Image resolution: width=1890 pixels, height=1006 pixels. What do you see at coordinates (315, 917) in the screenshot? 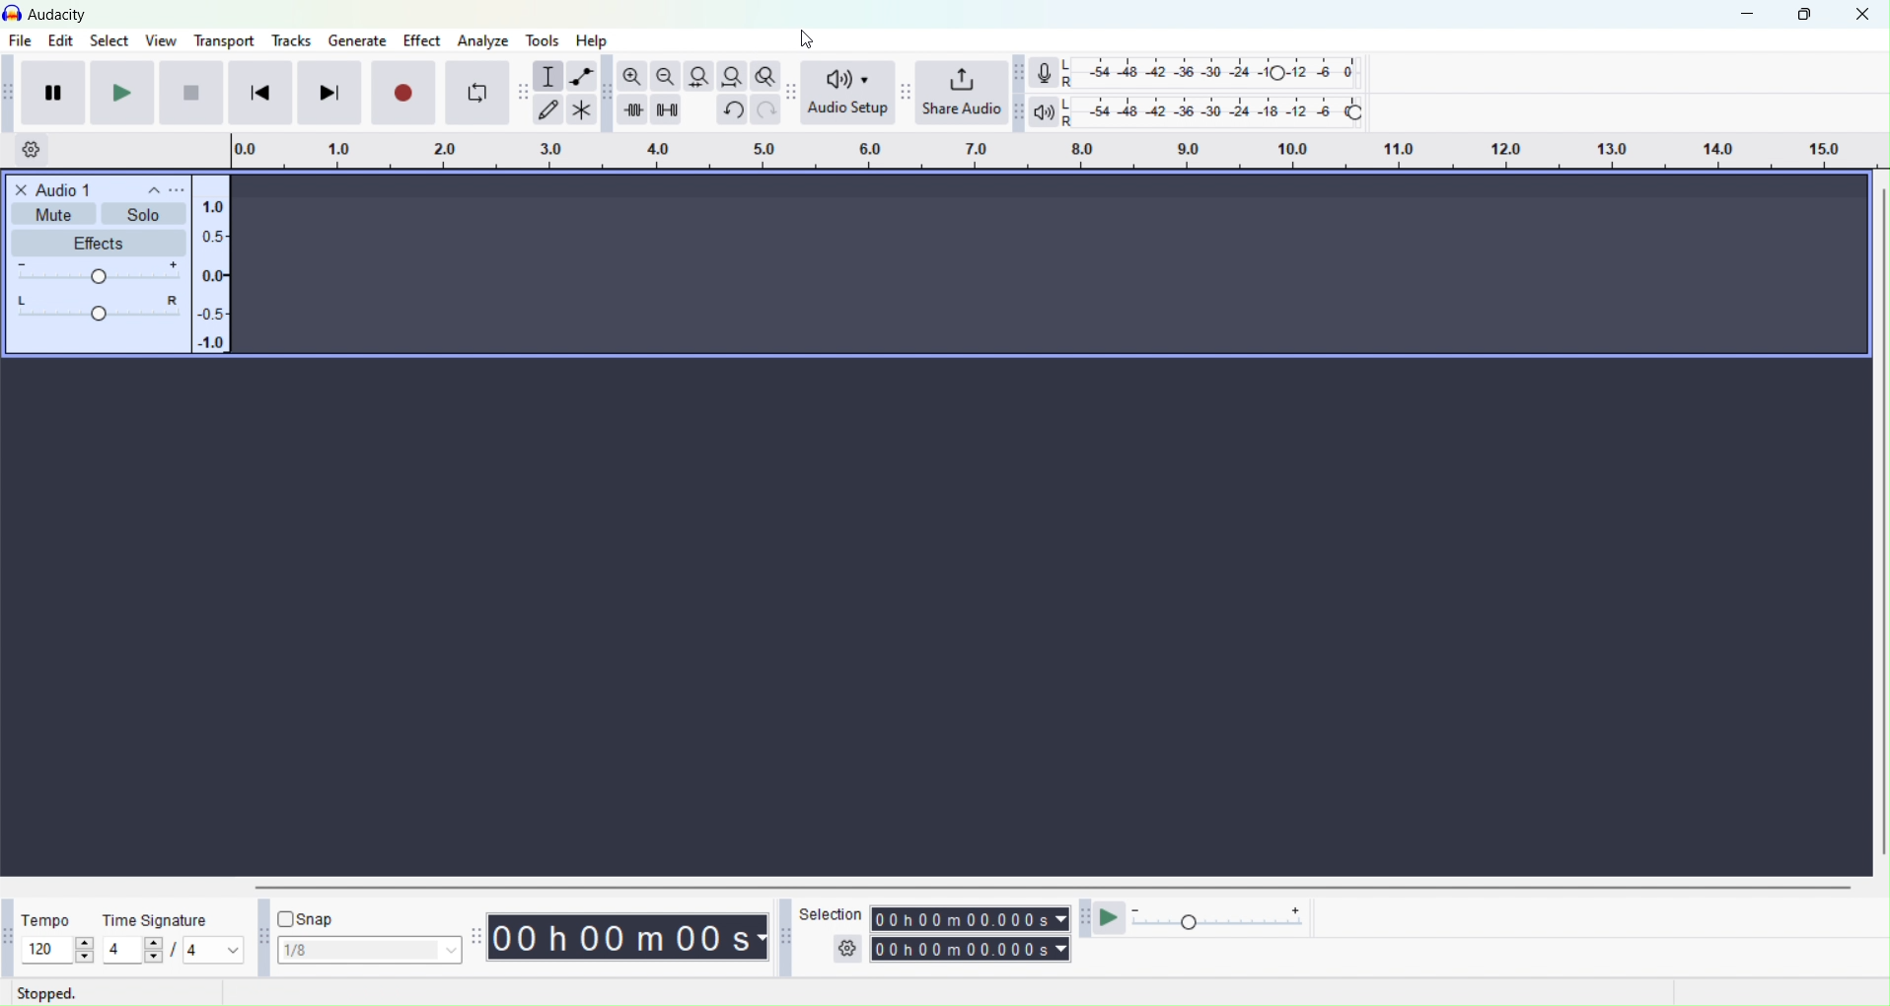
I see `Snap` at bounding box center [315, 917].